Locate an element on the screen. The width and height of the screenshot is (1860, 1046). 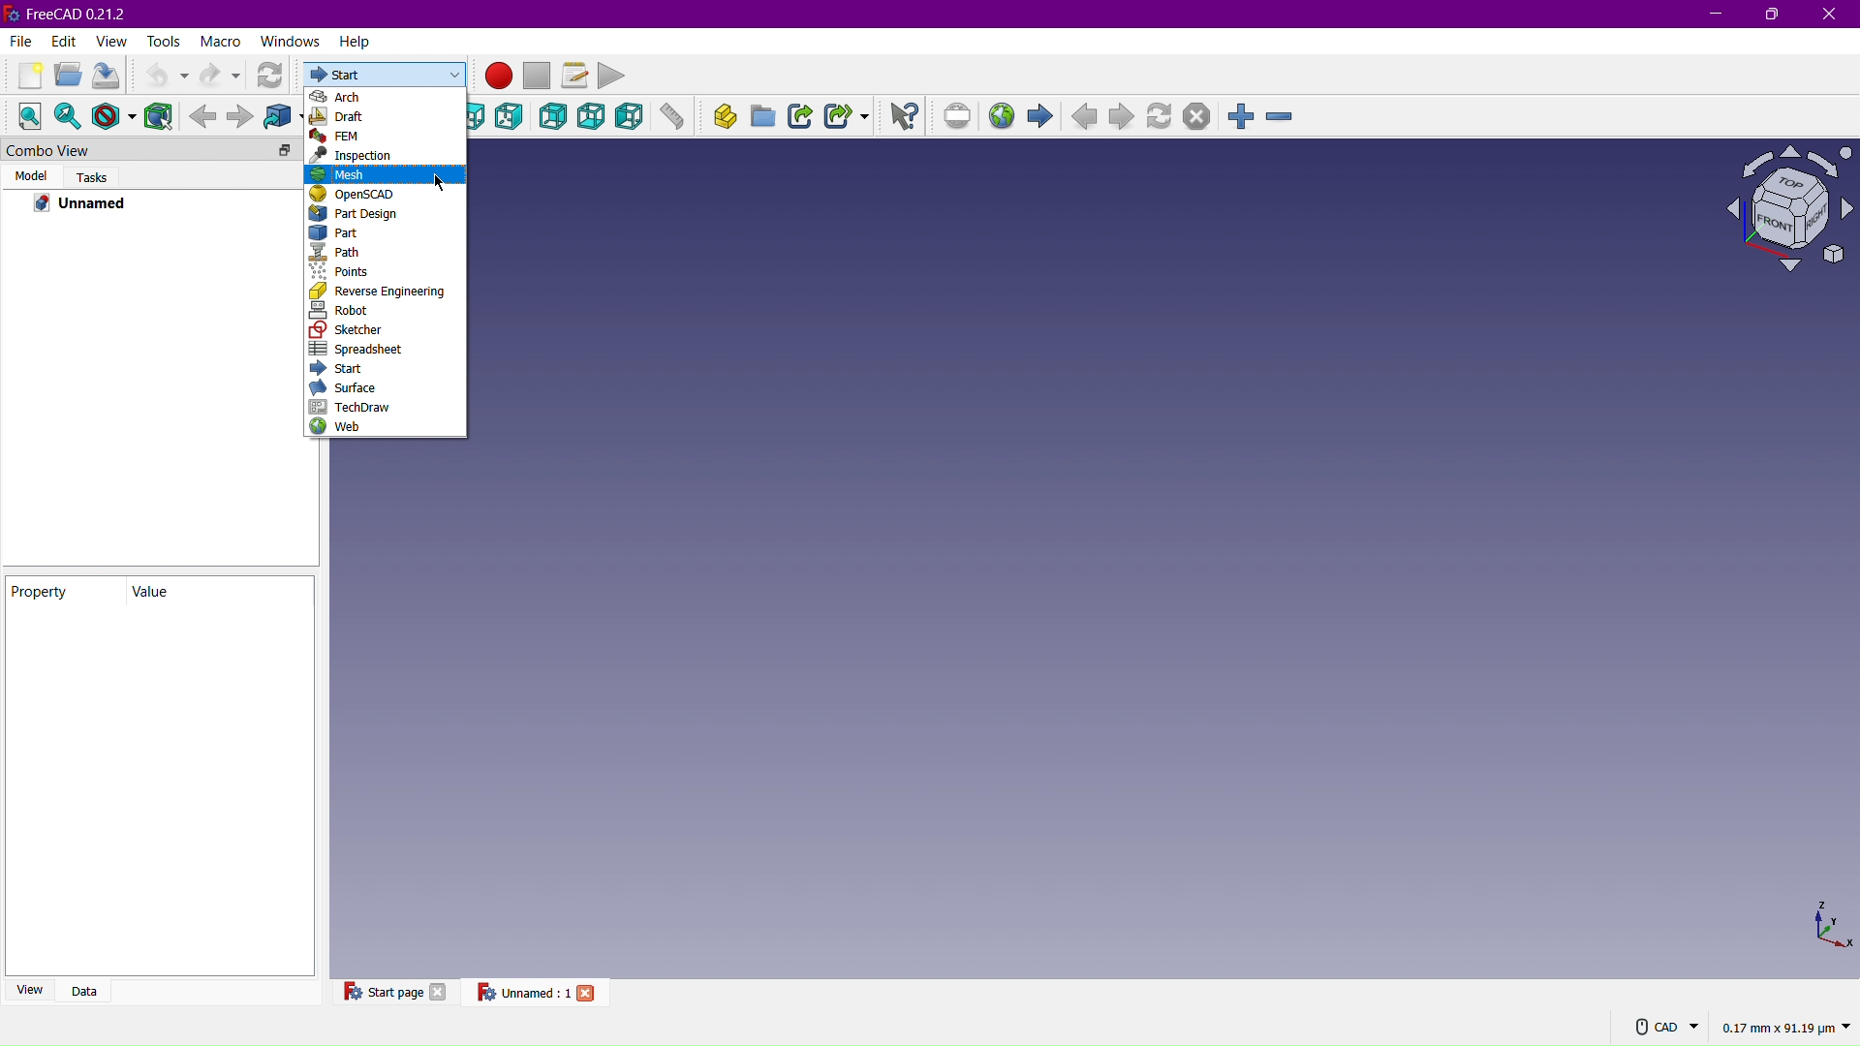
Right is located at coordinates (513, 118).